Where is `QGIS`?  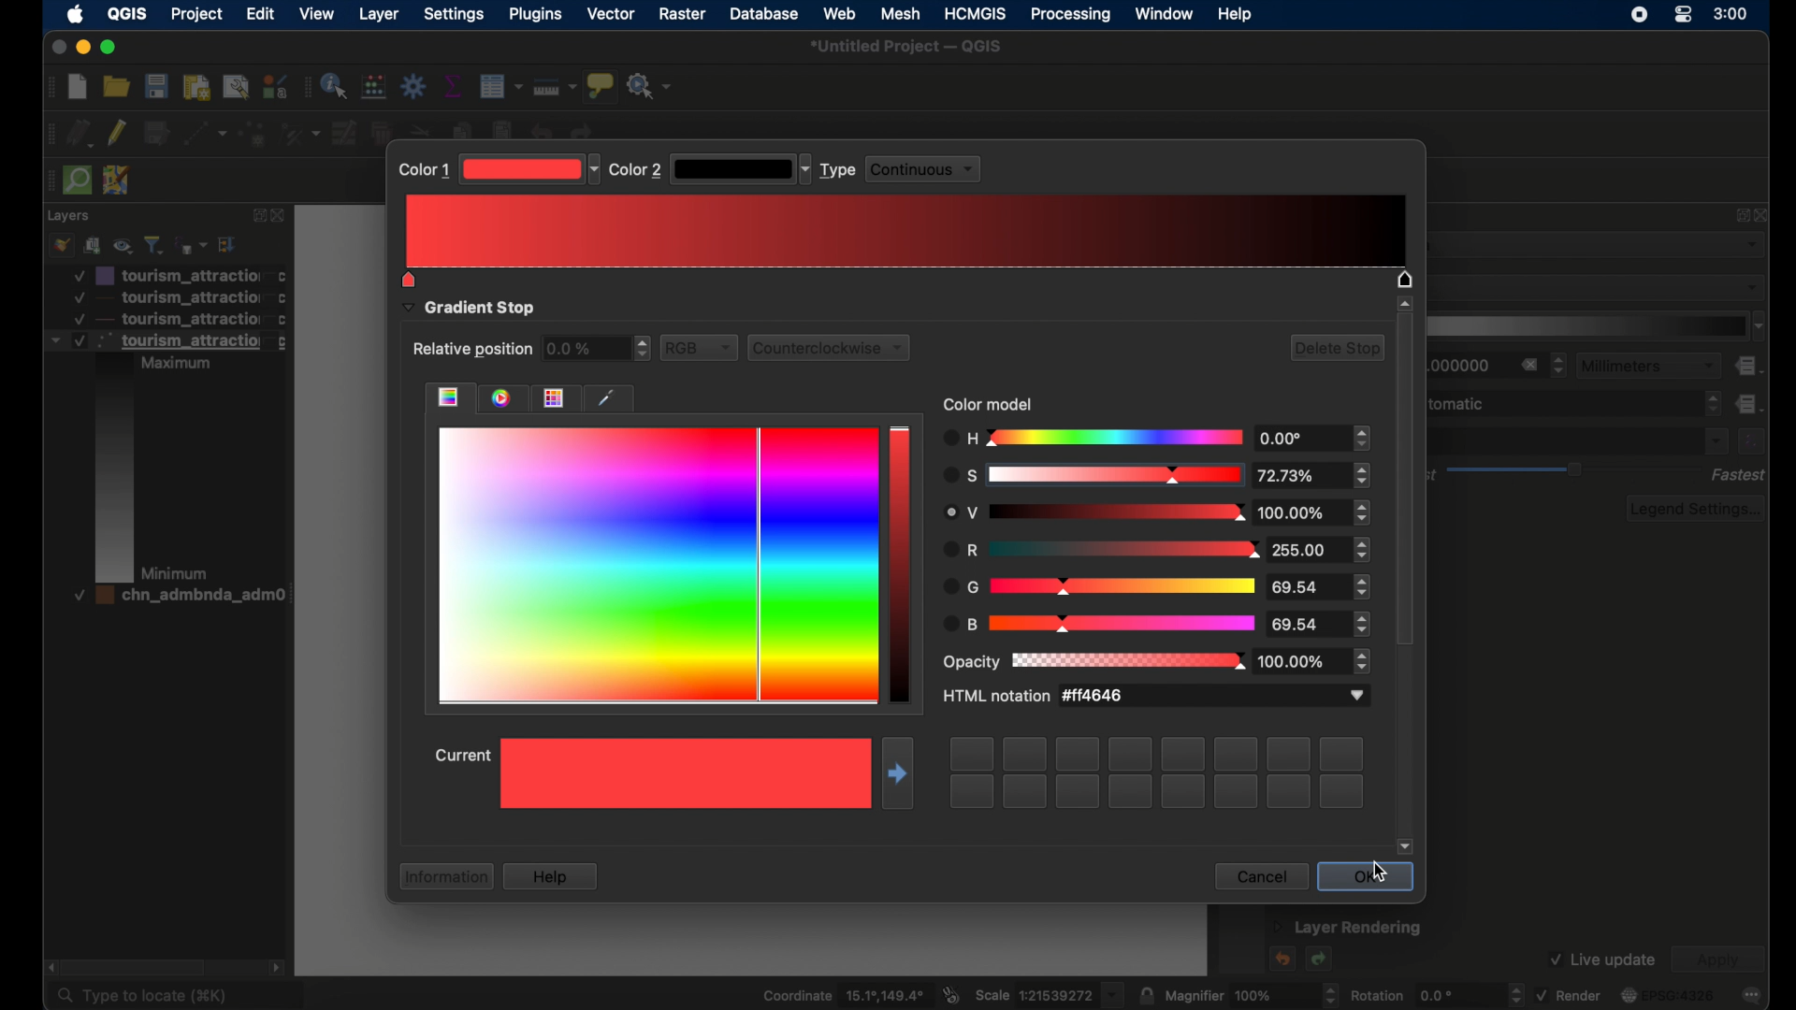 QGIS is located at coordinates (126, 14).